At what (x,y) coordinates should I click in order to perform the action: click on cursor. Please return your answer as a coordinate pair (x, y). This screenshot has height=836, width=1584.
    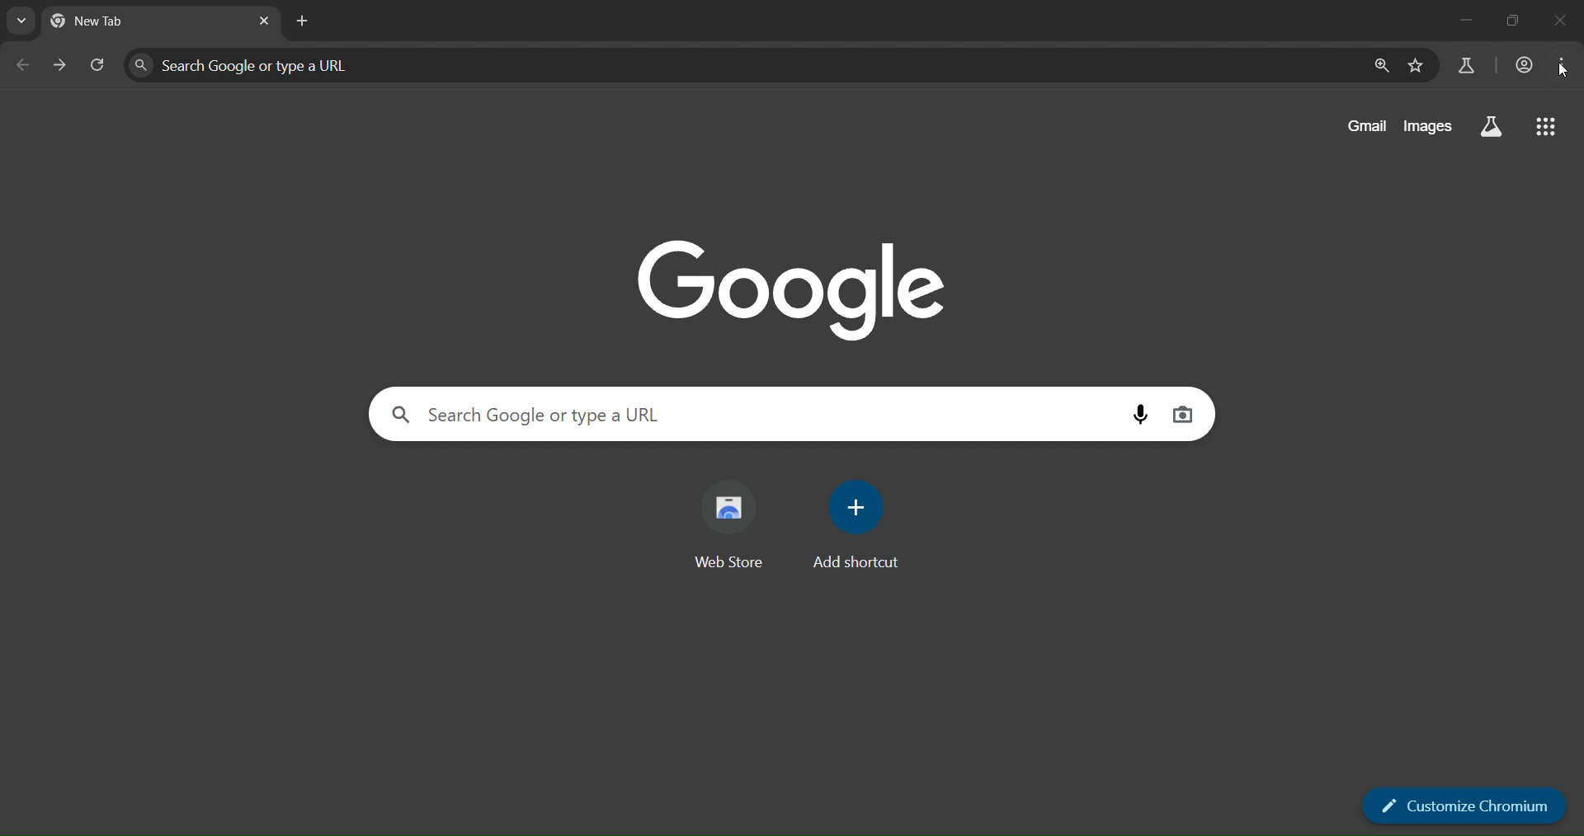
    Looking at the image, I should click on (1563, 70).